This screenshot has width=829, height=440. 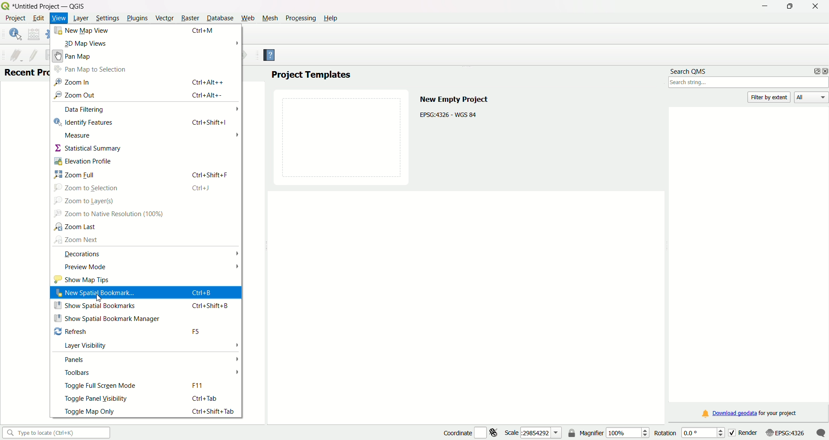 I want to click on measure, so click(x=79, y=135).